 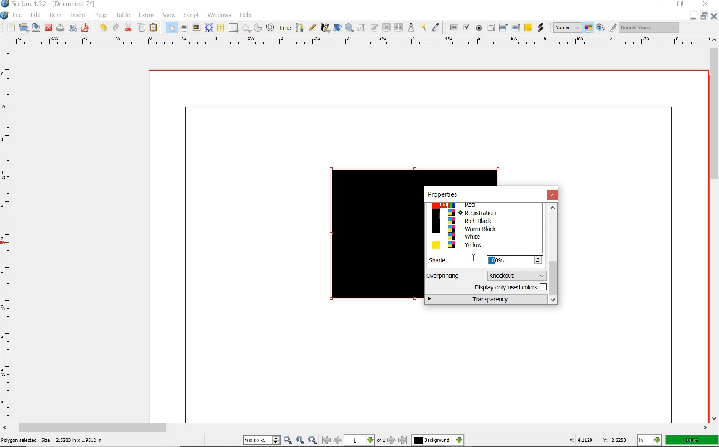 I want to click on Shade:, so click(x=444, y=260).